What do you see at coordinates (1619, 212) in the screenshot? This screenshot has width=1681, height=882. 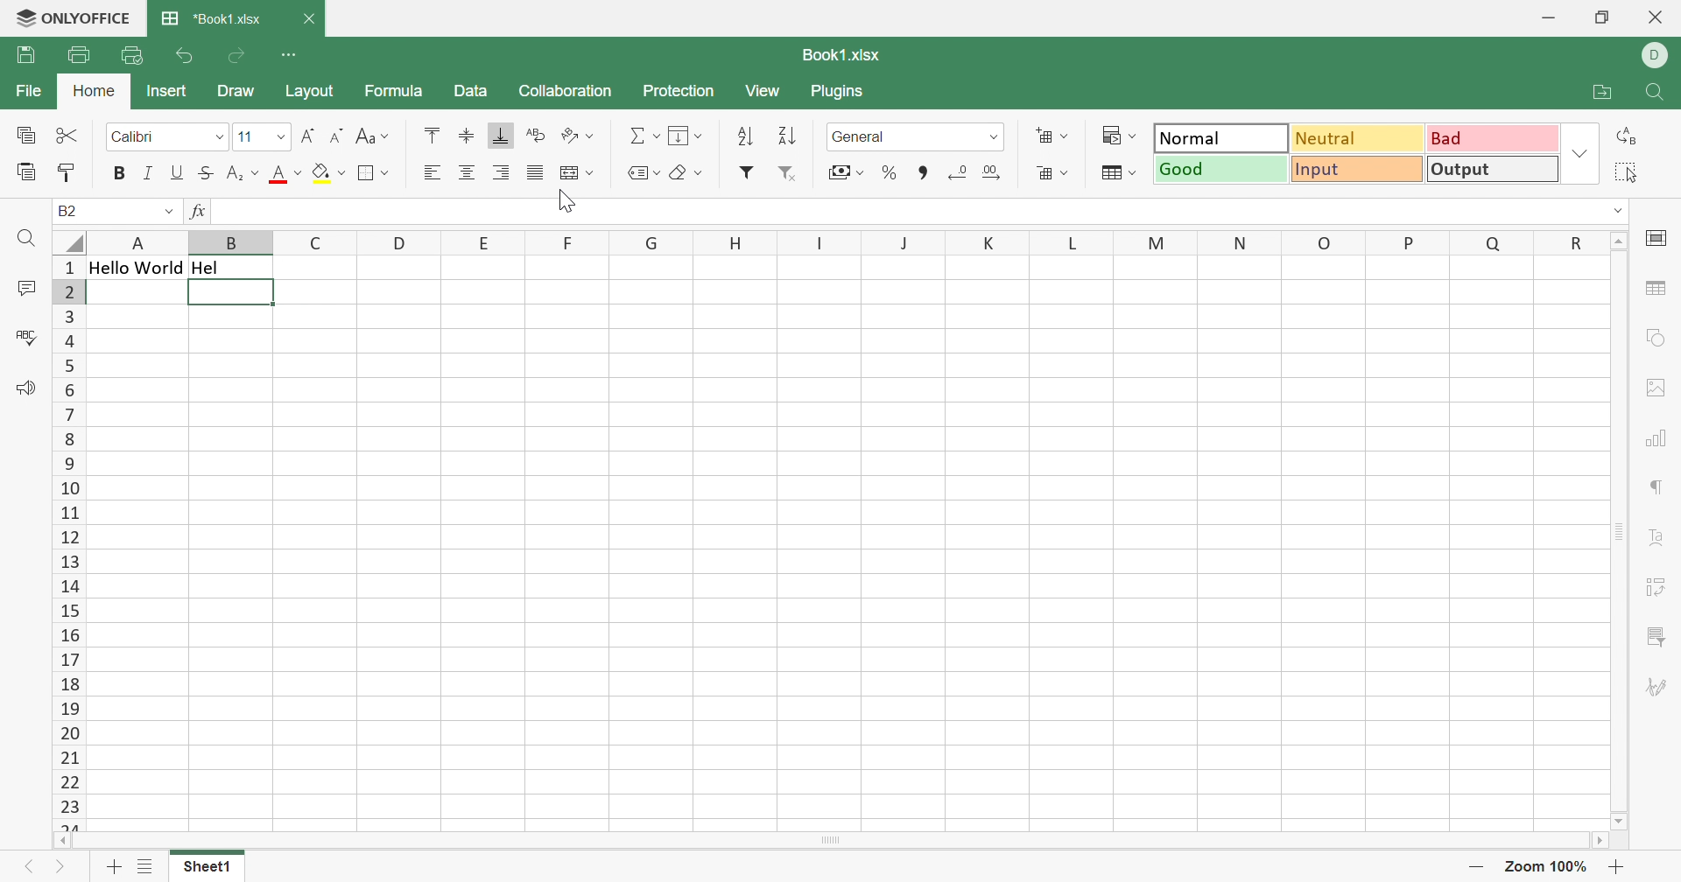 I see `Drop down` at bounding box center [1619, 212].